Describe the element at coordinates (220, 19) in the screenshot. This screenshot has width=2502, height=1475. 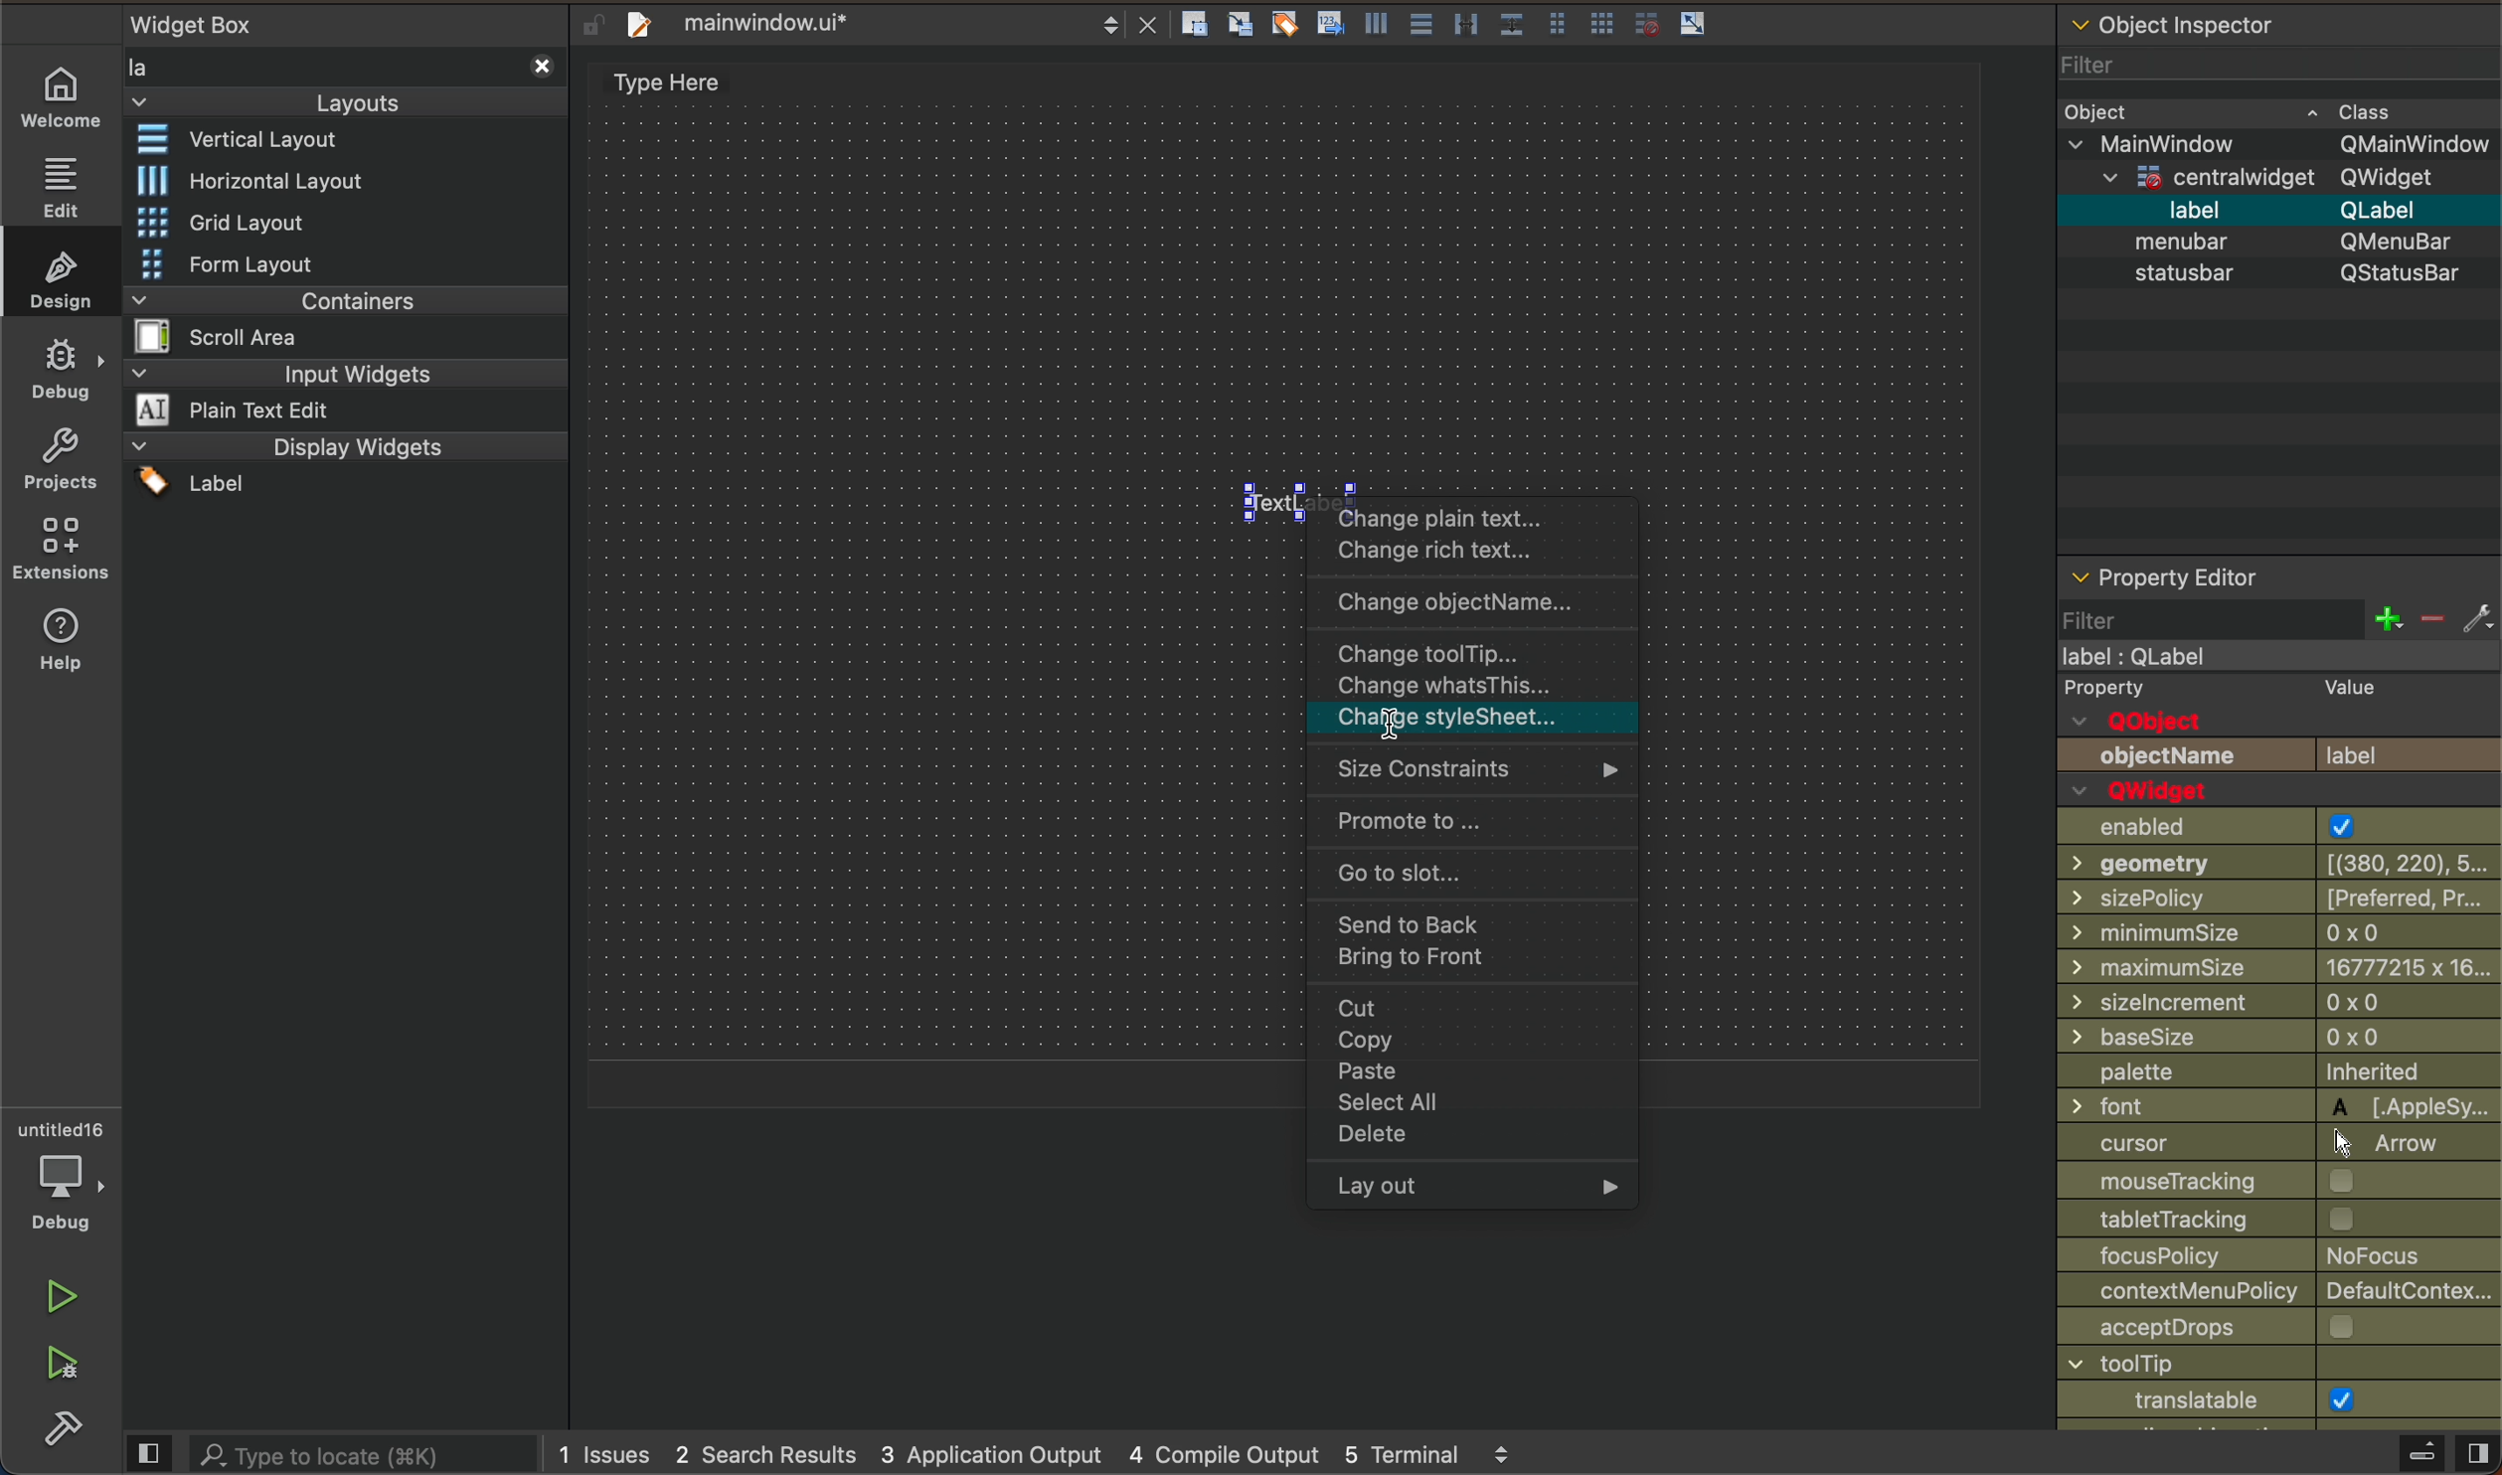
I see `widget box` at that location.